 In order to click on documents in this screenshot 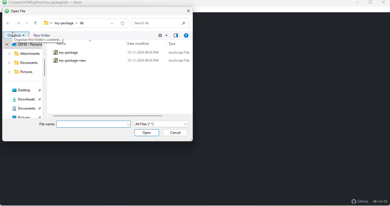, I will do `click(25, 108)`.